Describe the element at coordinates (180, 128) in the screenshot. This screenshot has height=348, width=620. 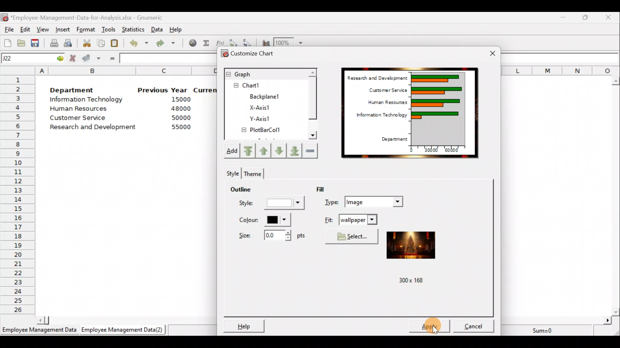
I see `55000` at that location.